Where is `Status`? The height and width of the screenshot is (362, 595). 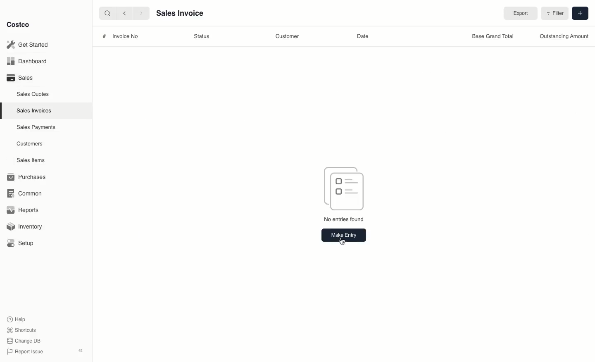 Status is located at coordinates (201, 36).